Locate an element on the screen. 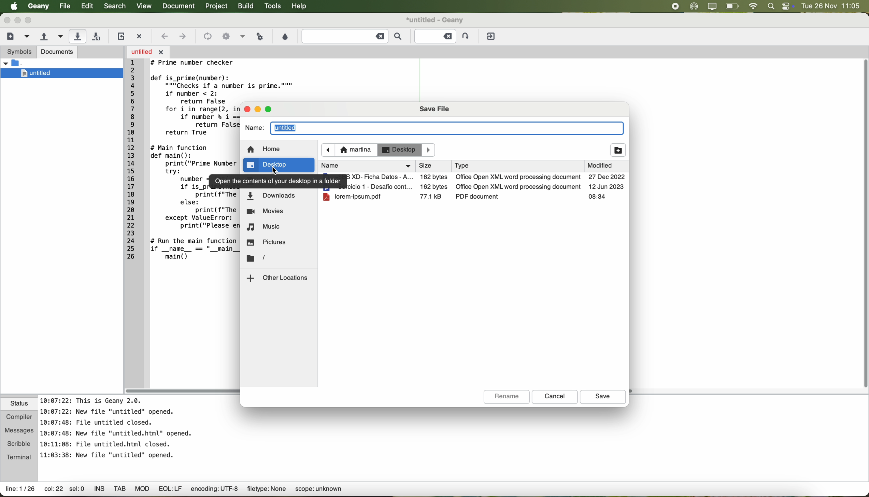  navigate back is located at coordinates (165, 36).